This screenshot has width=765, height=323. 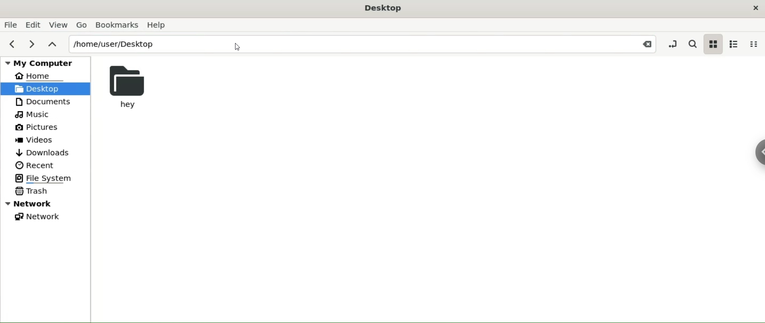 What do you see at coordinates (671, 43) in the screenshot?
I see `toggle location entry` at bounding box center [671, 43].